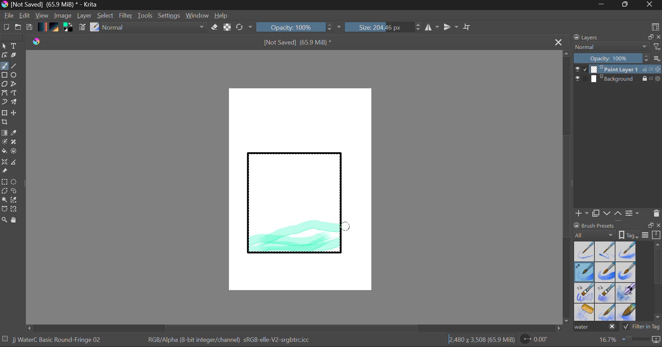 The image size is (662, 347). What do you see at coordinates (383, 27) in the screenshot?
I see `Brush Size` at bounding box center [383, 27].